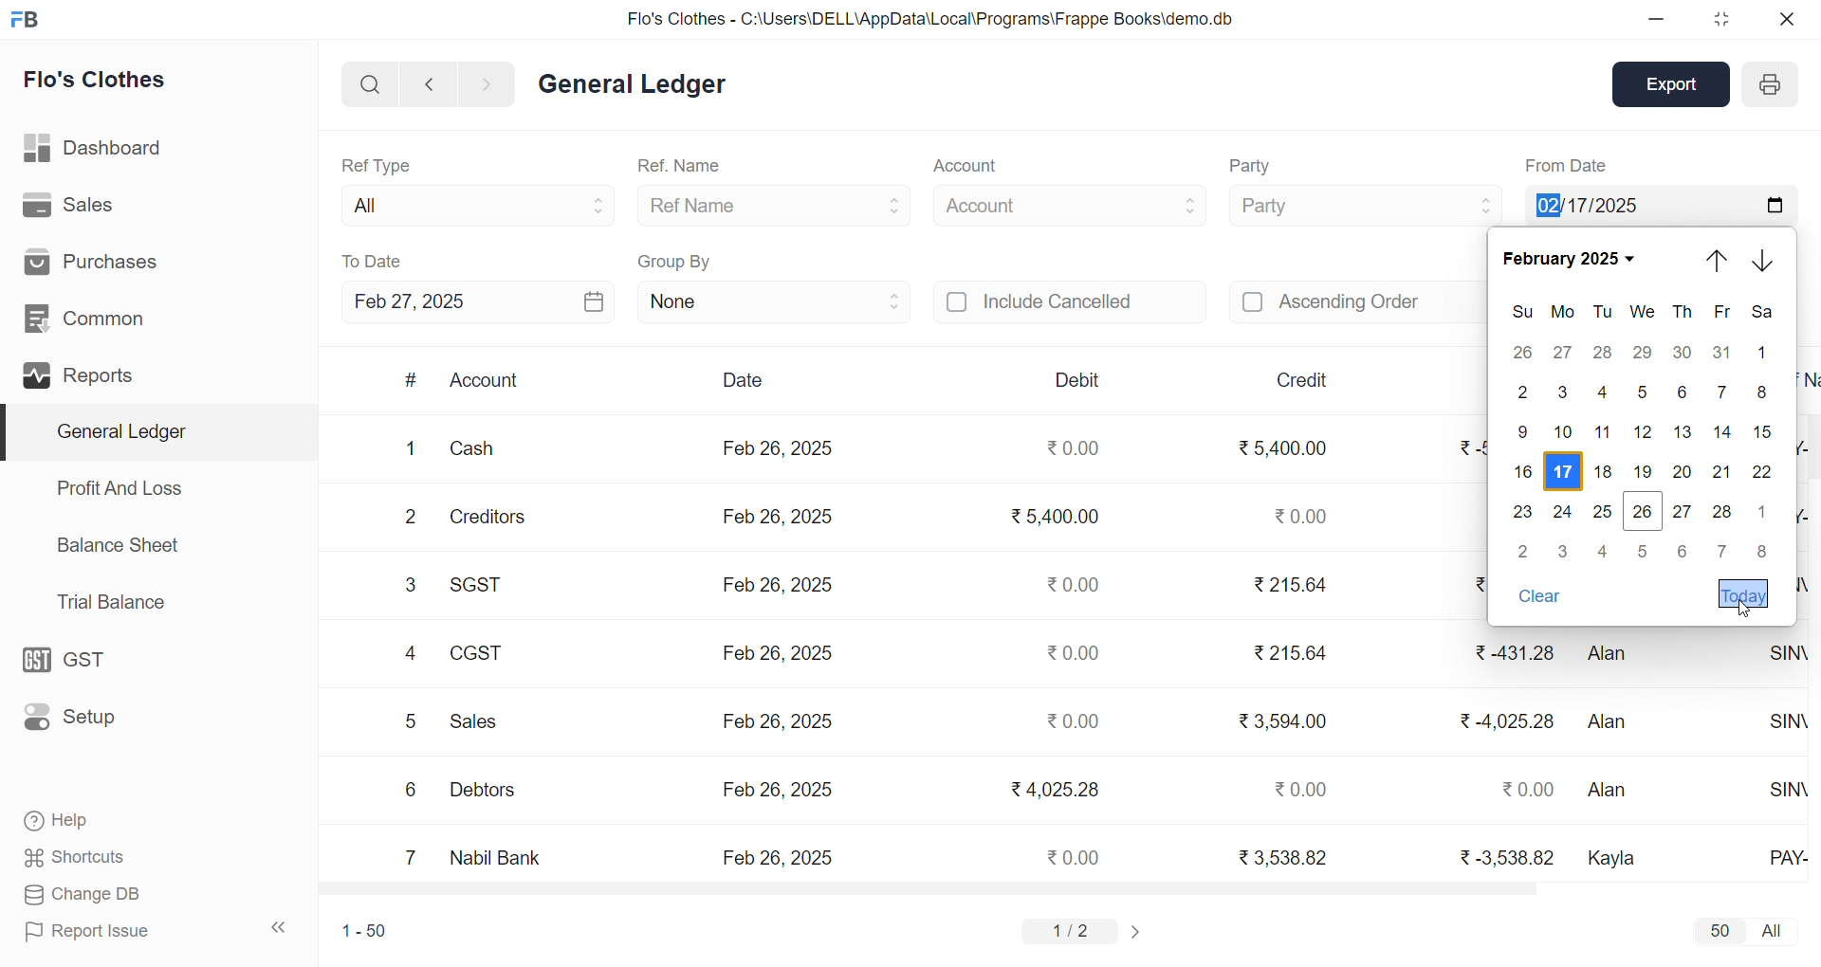  Describe the element at coordinates (1070, 303) in the screenshot. I see `Include Cancelled` at that location.